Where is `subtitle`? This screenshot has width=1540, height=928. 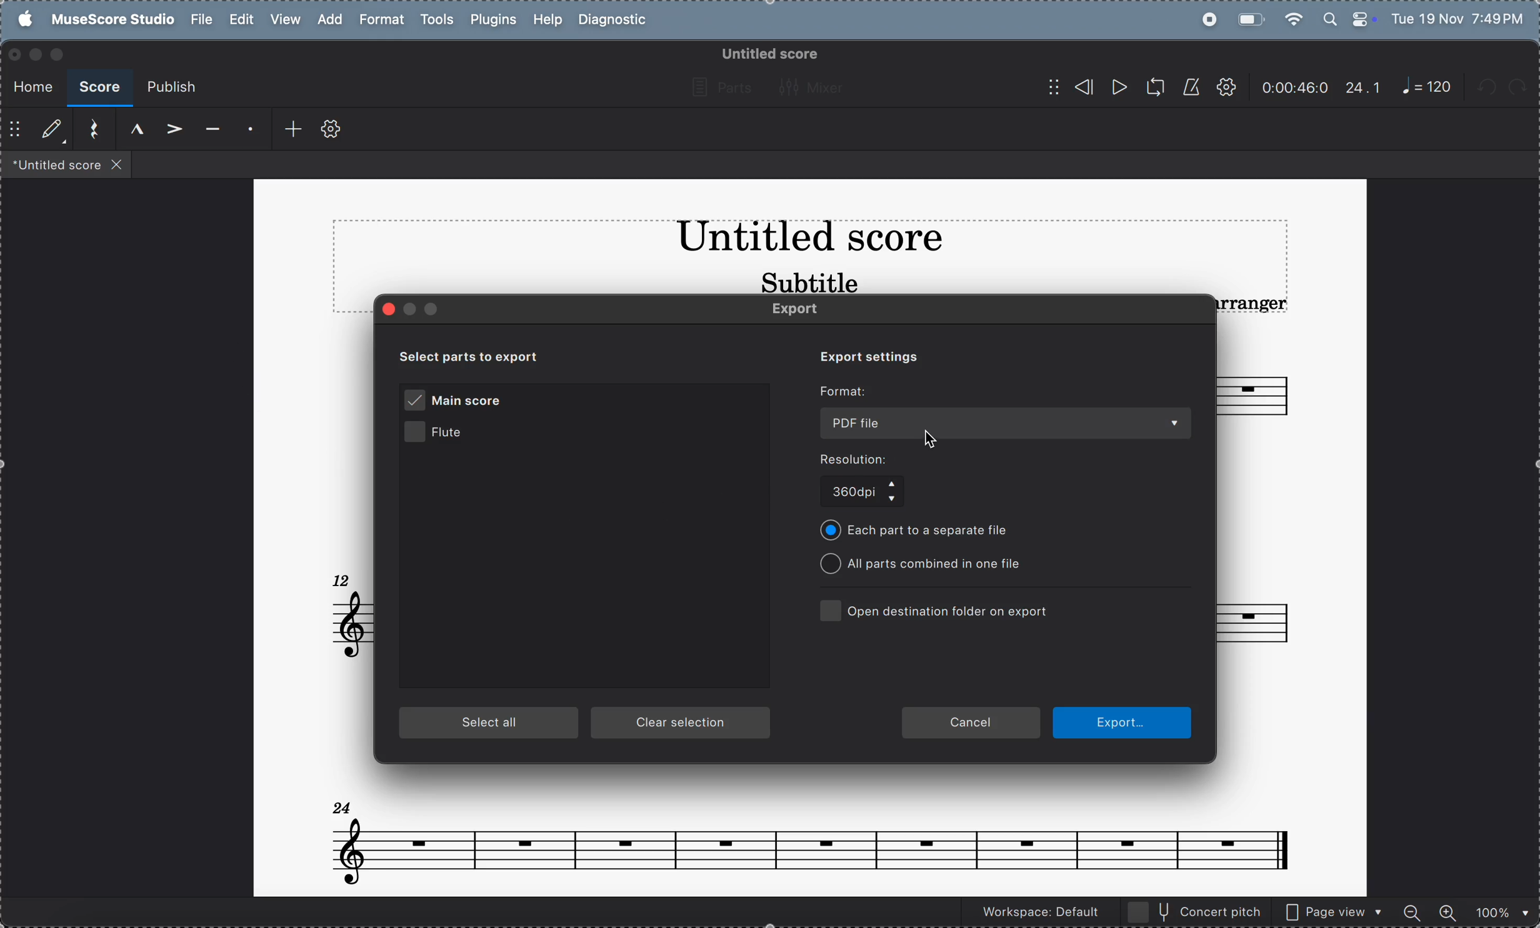
subtitle is located at coordinates (807, 281).